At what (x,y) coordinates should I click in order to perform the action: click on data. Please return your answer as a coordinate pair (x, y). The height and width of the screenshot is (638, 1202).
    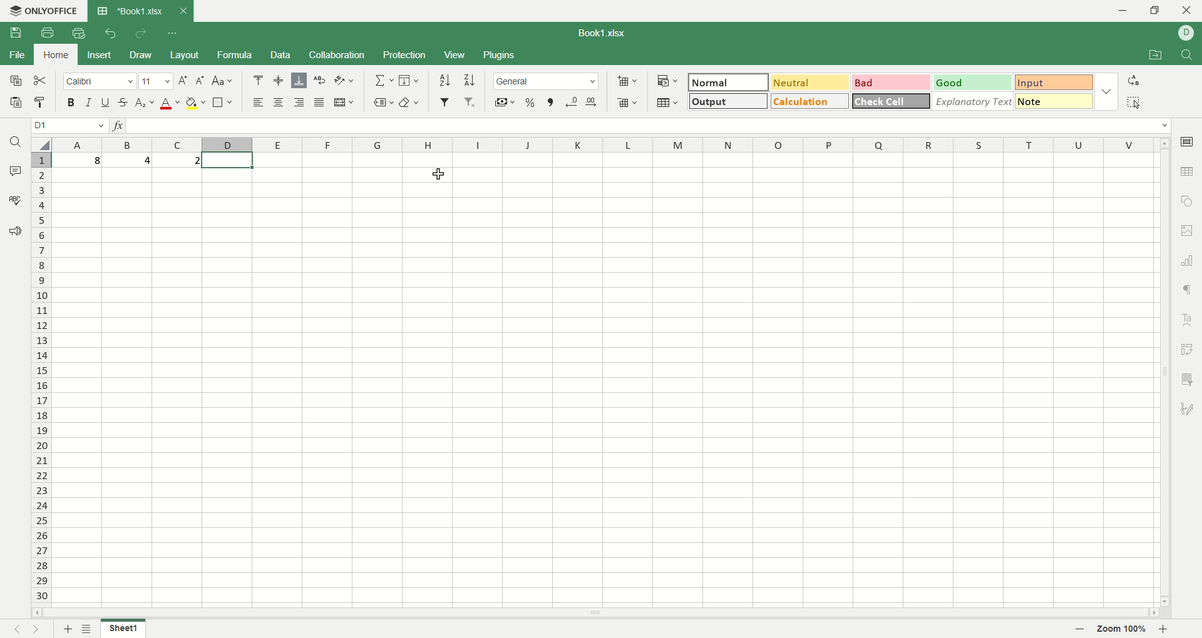
    Looking at the image, I should click on (281, 55).